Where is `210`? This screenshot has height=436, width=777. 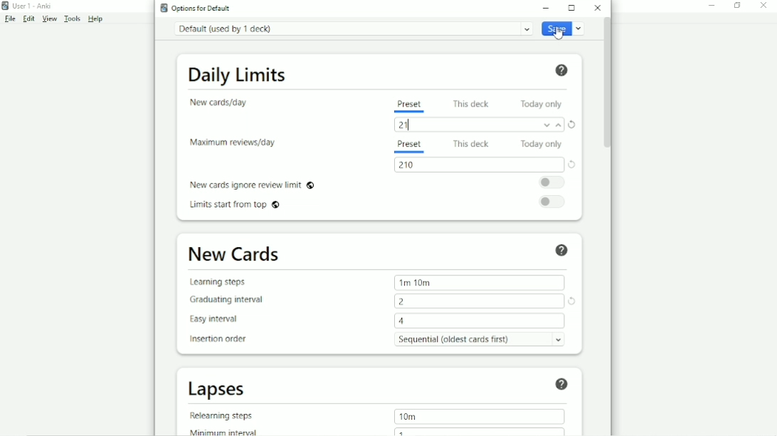
210 is located at coordinates (406, 166).